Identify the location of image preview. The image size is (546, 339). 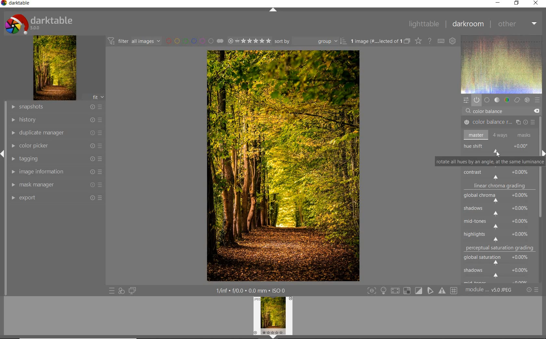
(273, 318).